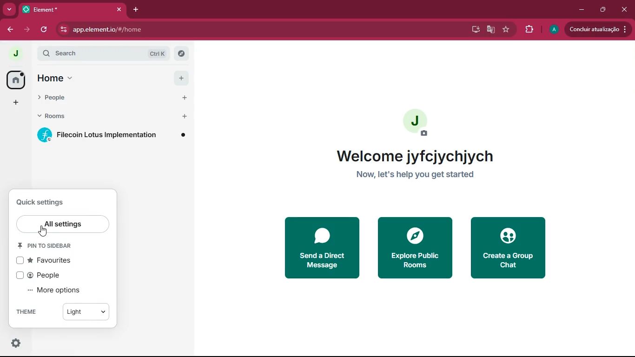  What do you see at coordinates (182, 78) in the screenshot?
I see `add` at bounding box center [182, 78].